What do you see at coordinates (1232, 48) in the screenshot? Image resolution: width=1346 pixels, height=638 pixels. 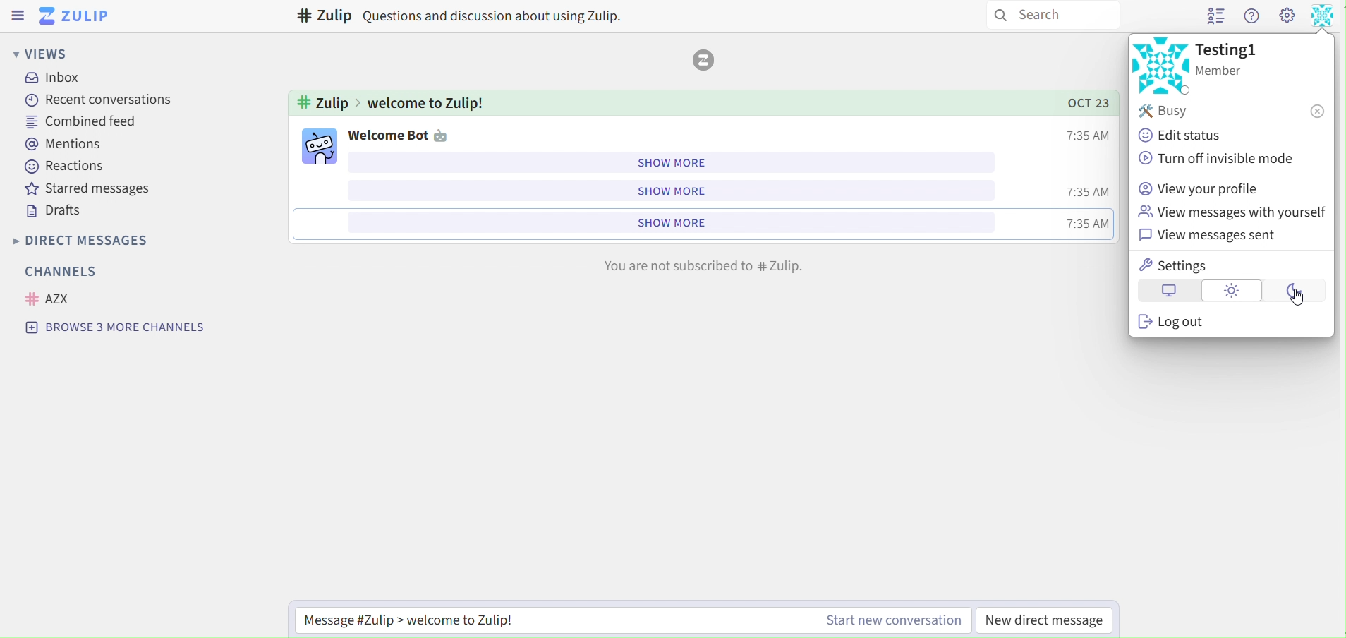 I see `Testing1` at bounding box center [1232, 48].